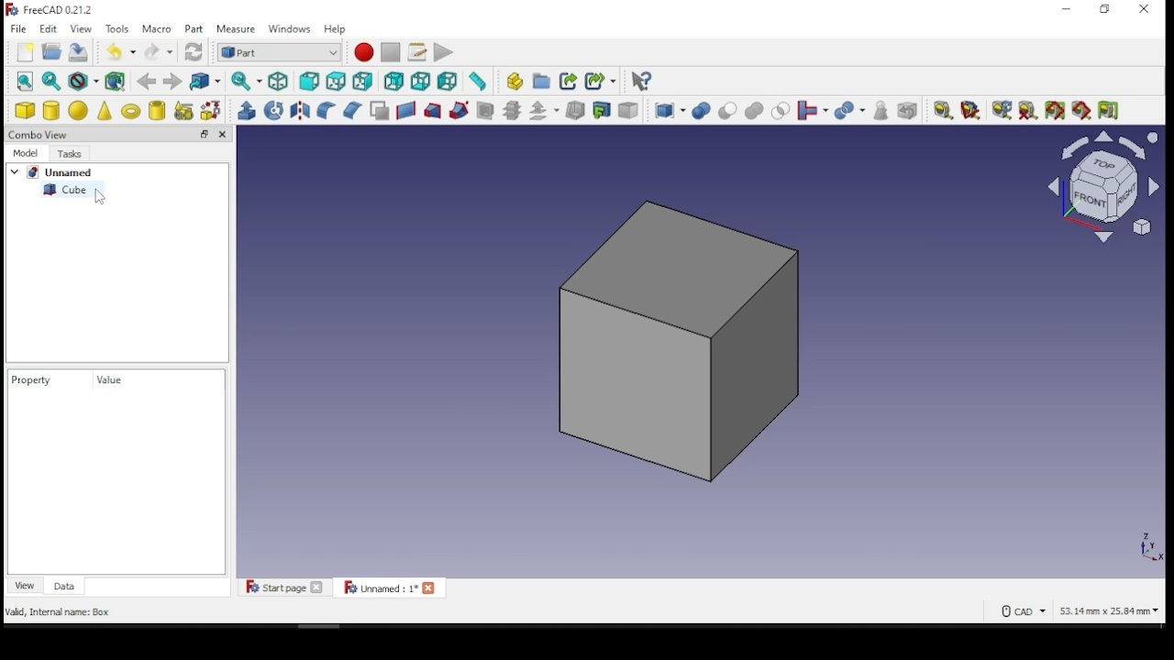 This screenshot has height=660, width=1174. Describe the element at coordinates (27, 52) in the screenshot. I see `new` at that location.